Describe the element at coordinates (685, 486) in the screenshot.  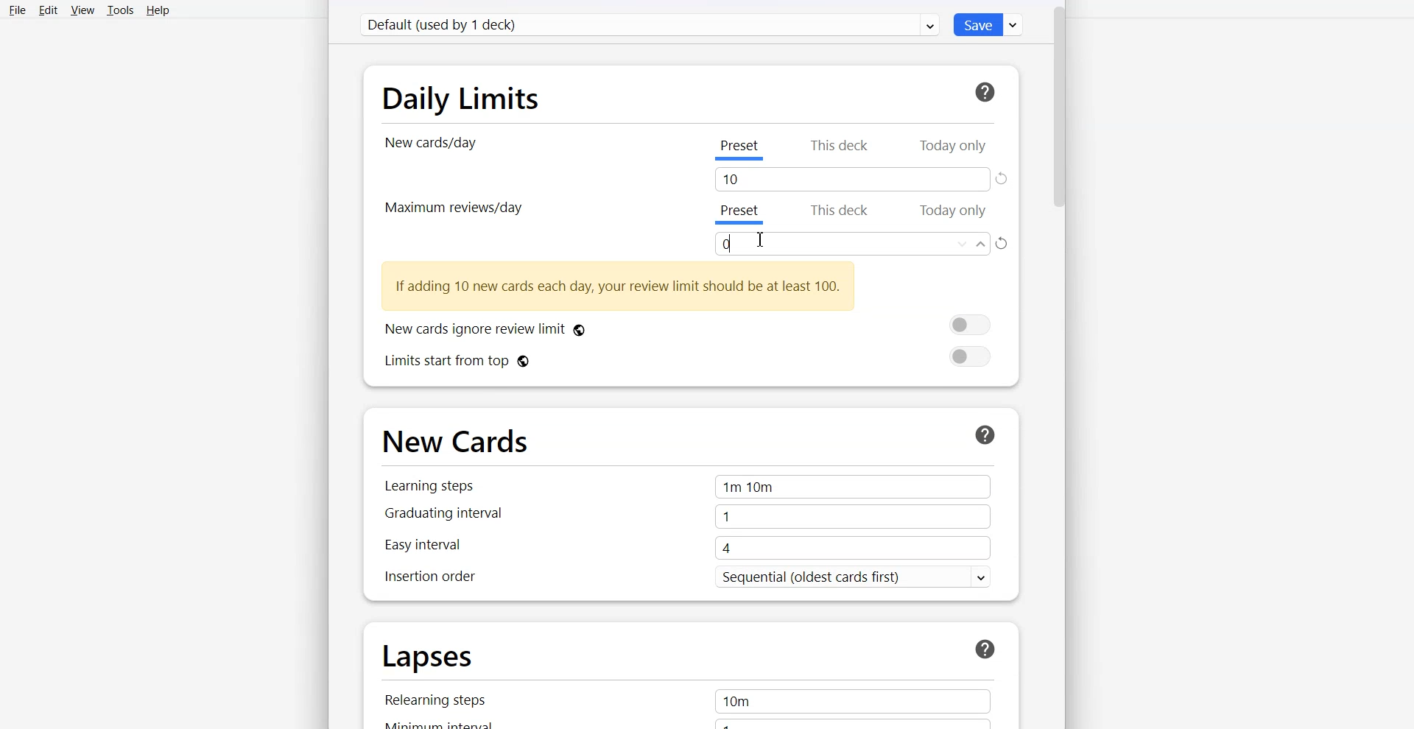
I see `Learning steps` at that location.